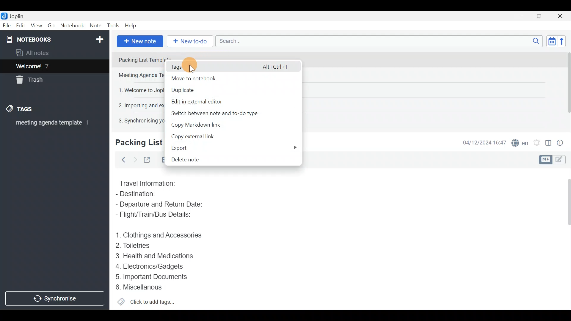 The image size is (571, 321). I want to click on Travel Information:, so click(150, 183).